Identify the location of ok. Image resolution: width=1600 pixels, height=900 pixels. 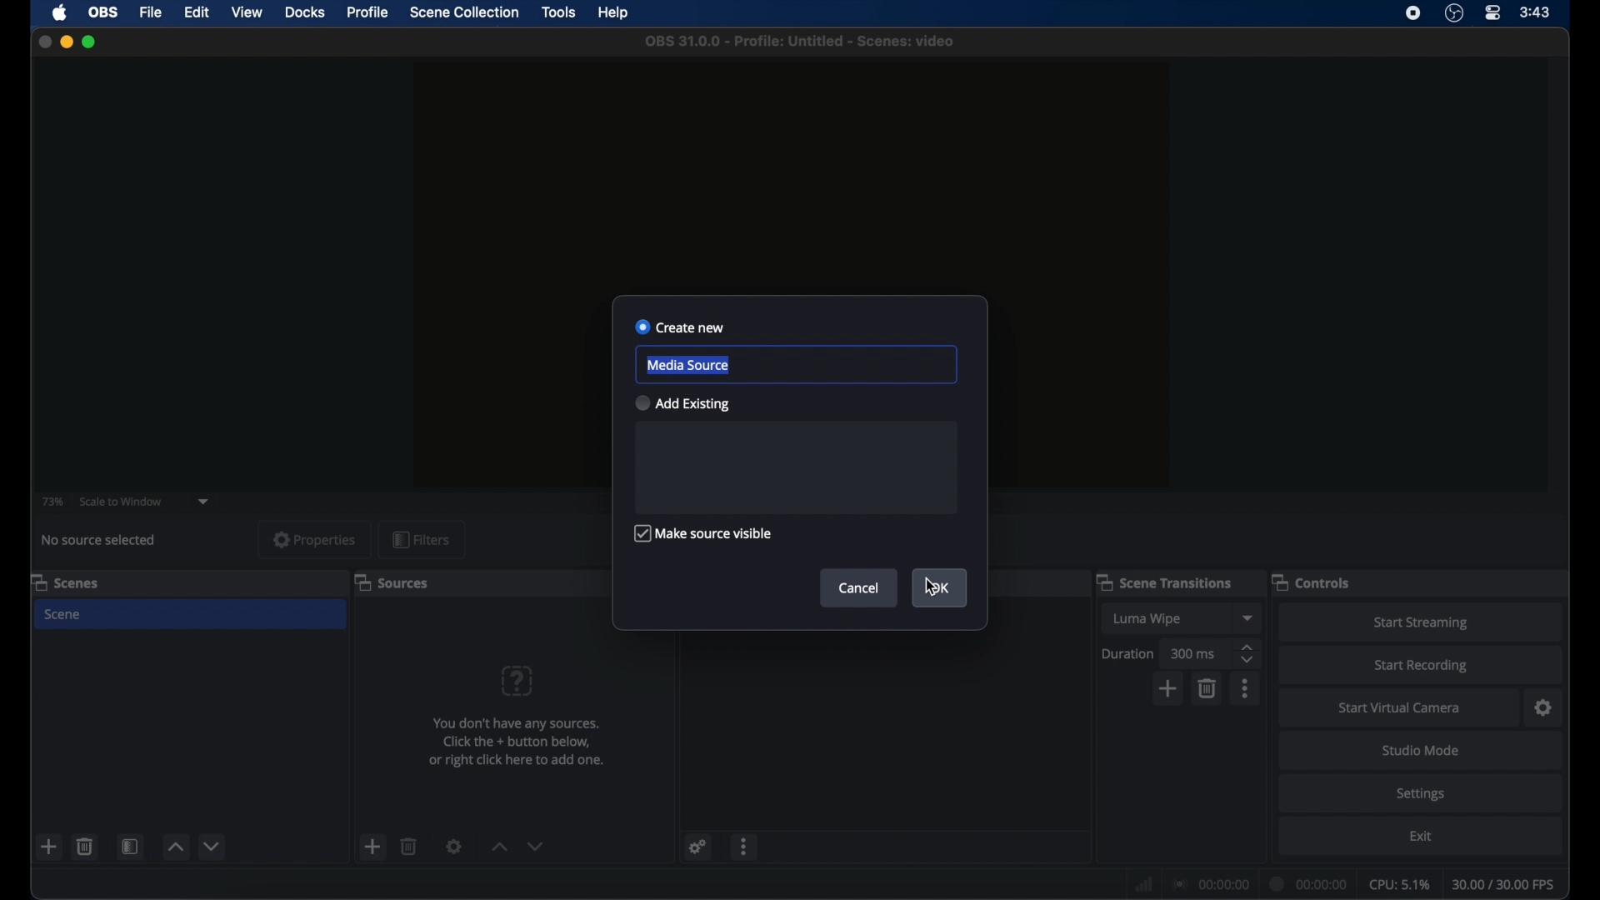
(941, 589).